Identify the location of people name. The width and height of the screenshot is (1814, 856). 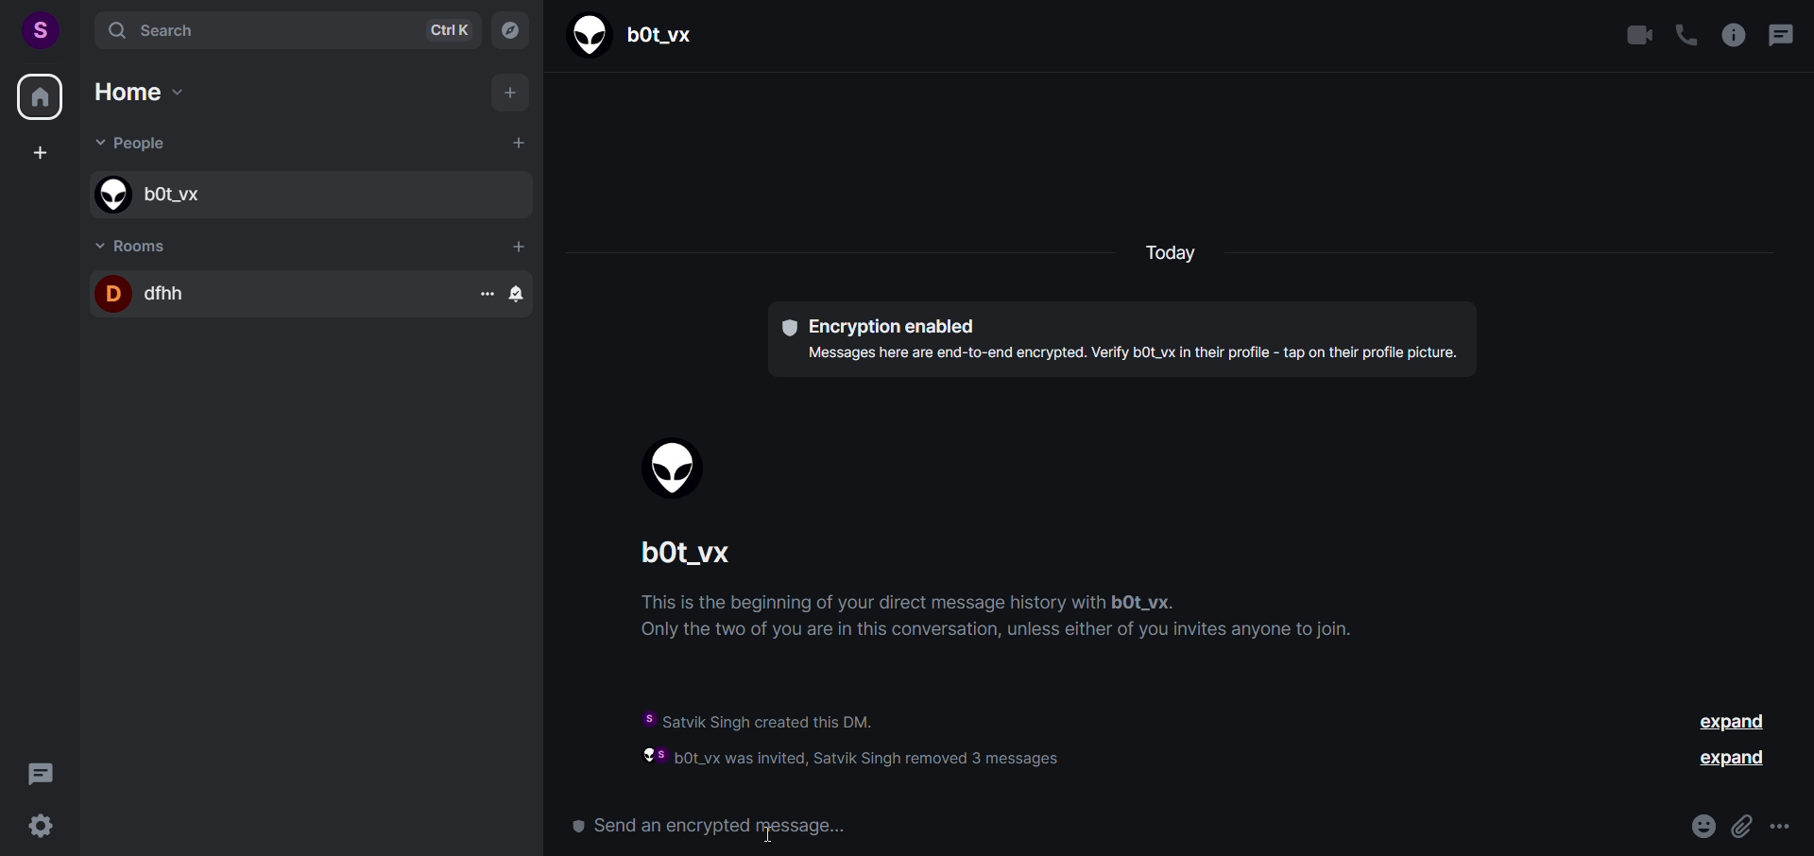
(305, 193).